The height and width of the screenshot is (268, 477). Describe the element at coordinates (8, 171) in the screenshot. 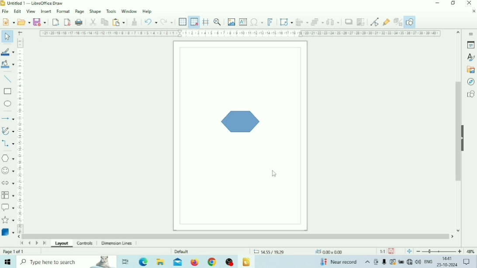

I see `Symbol Shapes` at that location.